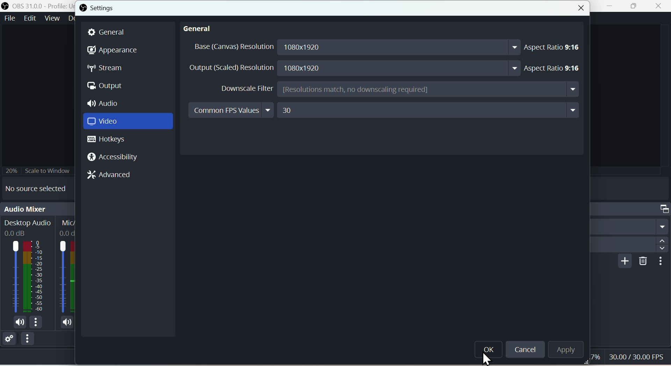 This screenshot has width=671, height=366. Describe the element at coordinates (110, 140) in the screenshot. I see `Hot keys` at that location.